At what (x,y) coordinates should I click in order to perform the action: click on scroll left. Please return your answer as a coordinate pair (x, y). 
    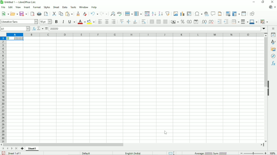
    Looking at the image, I should click on (2, 145).